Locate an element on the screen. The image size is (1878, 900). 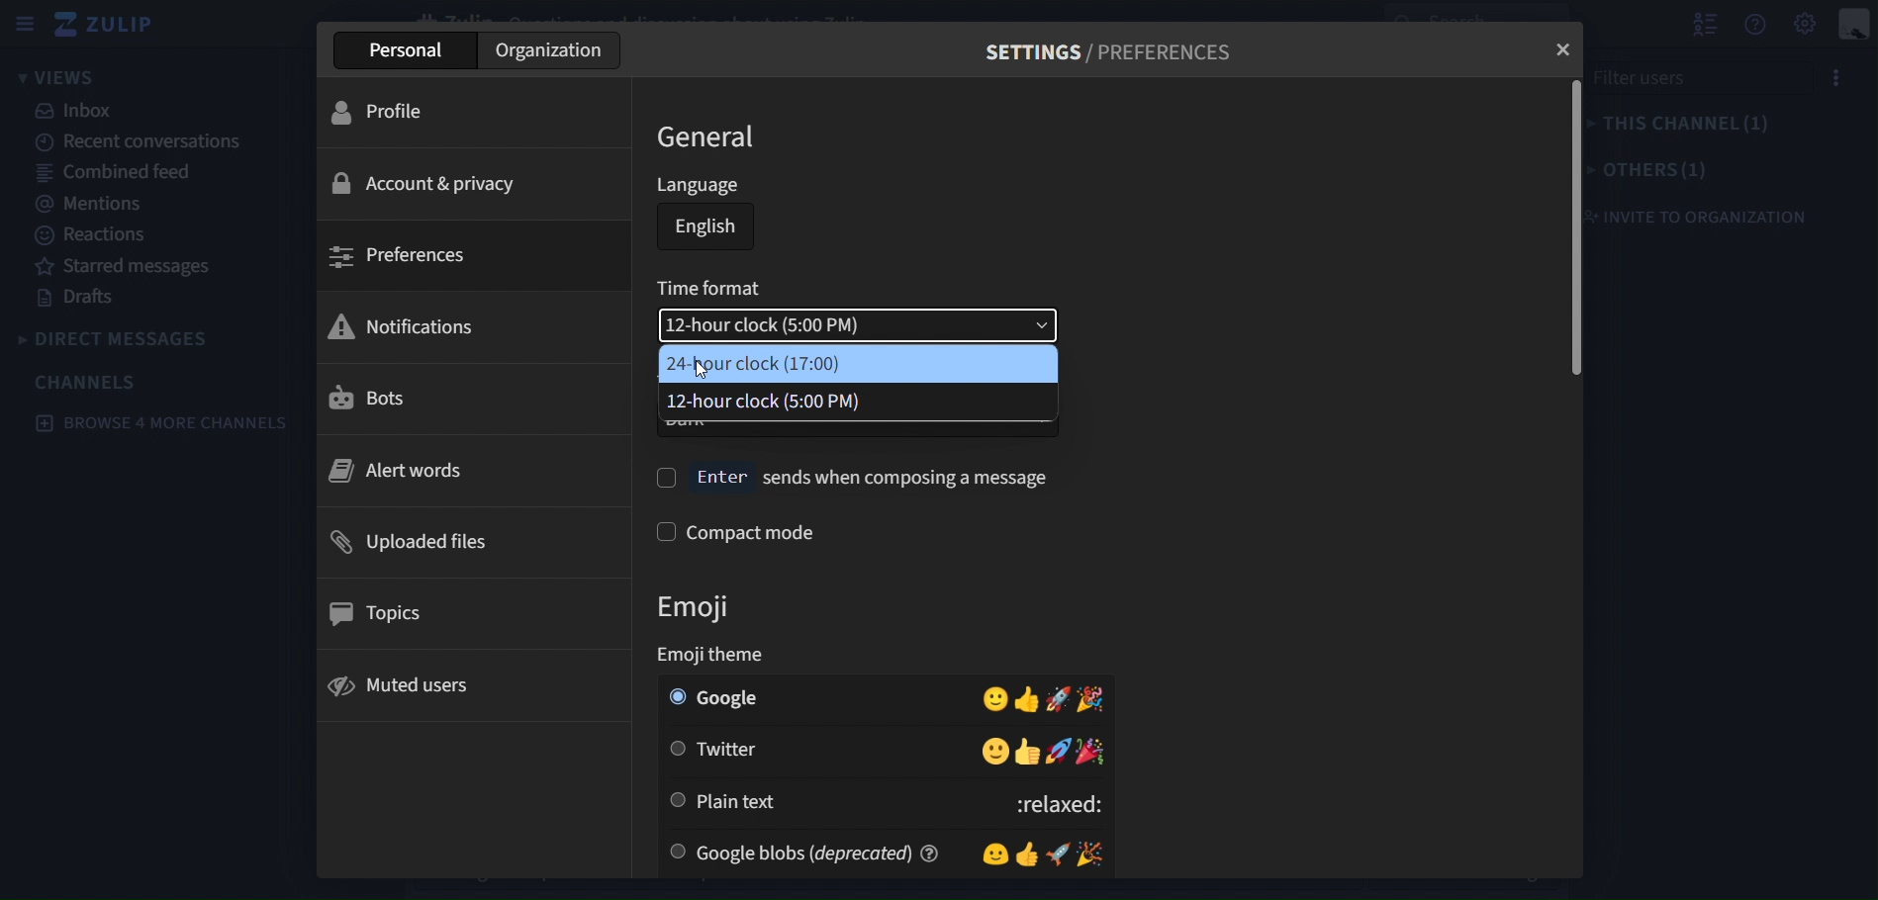
options is located at coordinates (1836, 73).